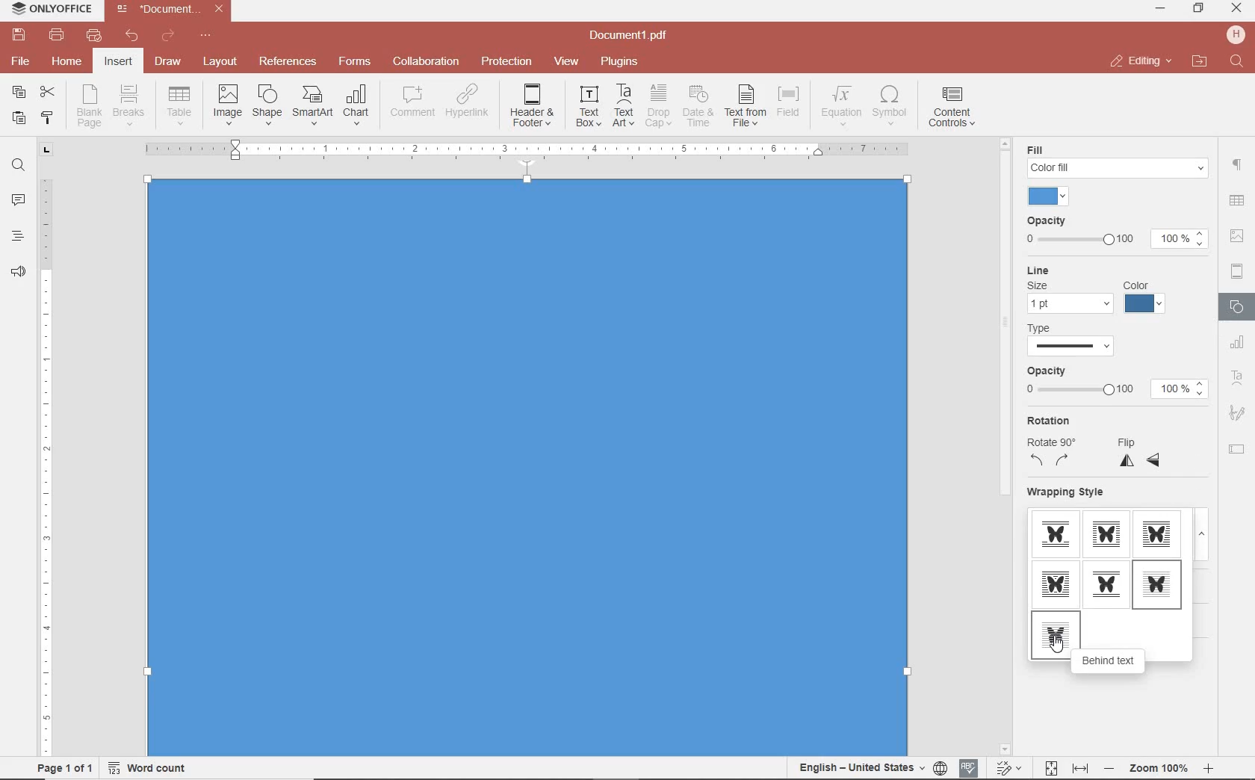 The height and width of the screenshot is (780, 1255). Describe the element at coordinates (184, 104) in the screenshot. I see `insert drop down` at that location.